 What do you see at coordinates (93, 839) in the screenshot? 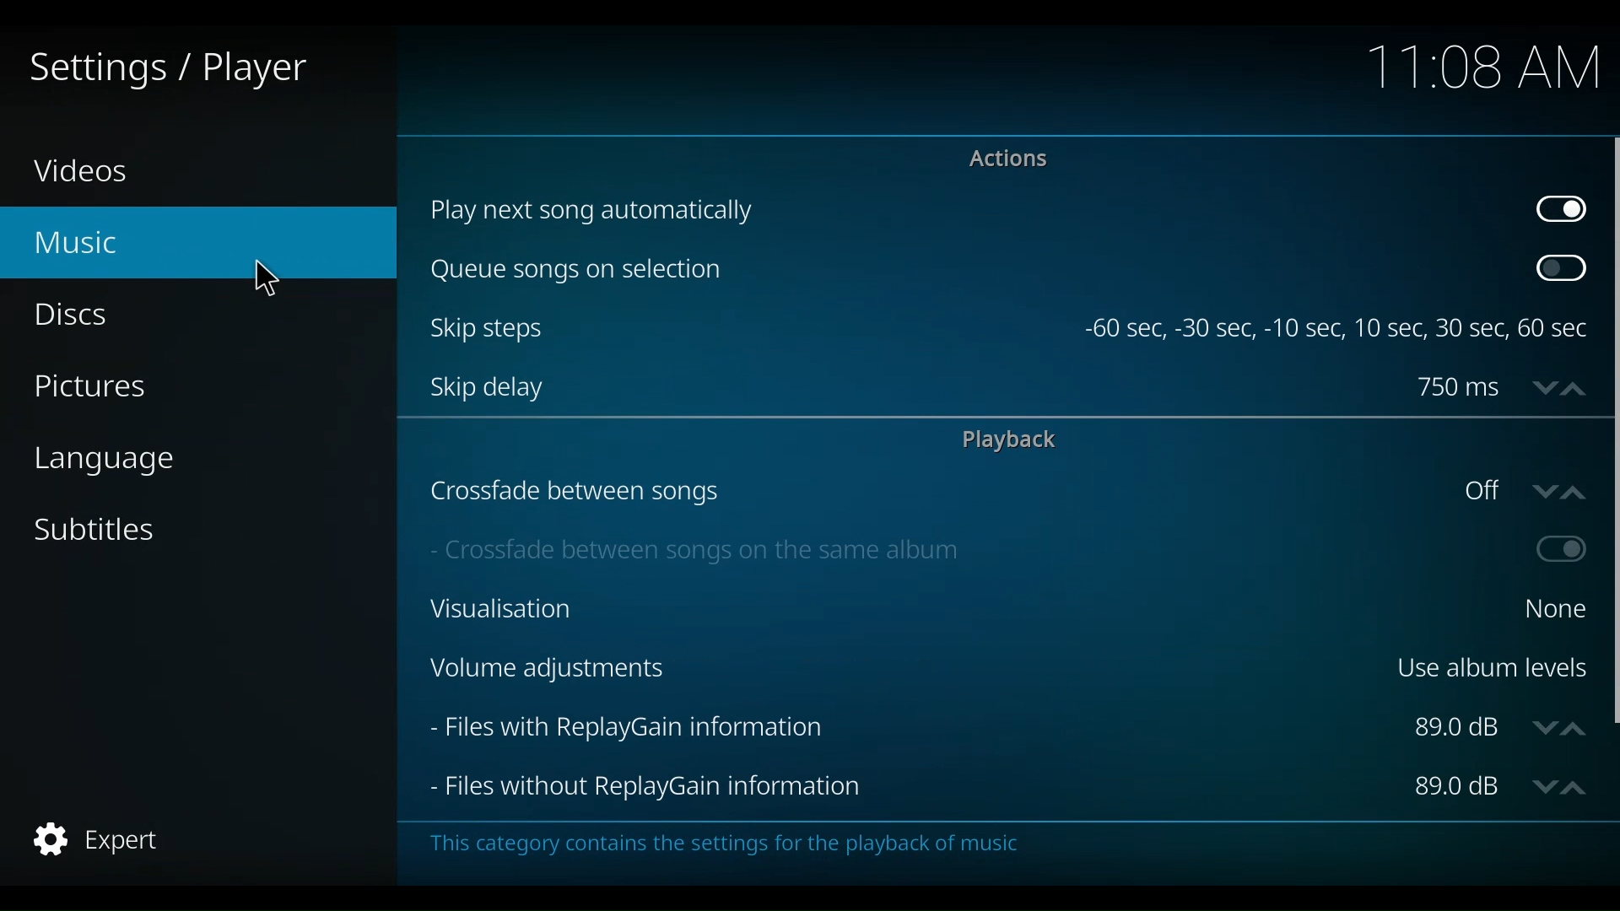
I see `expert` at bounding box center [93, 839].